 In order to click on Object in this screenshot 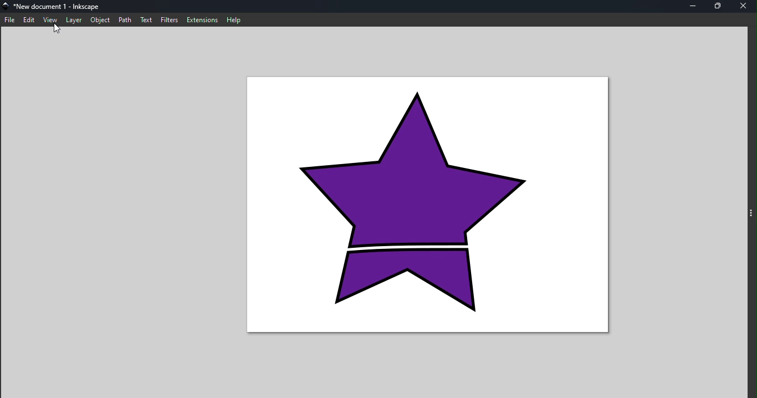, I will do `click(100, 21)`.